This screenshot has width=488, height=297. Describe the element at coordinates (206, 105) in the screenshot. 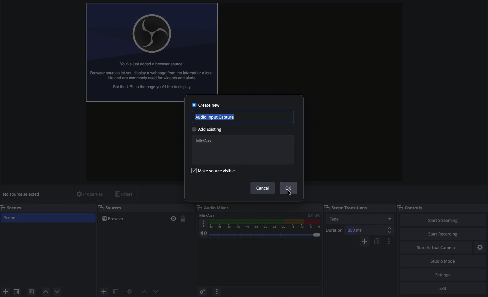

I see `Create new` at that location.